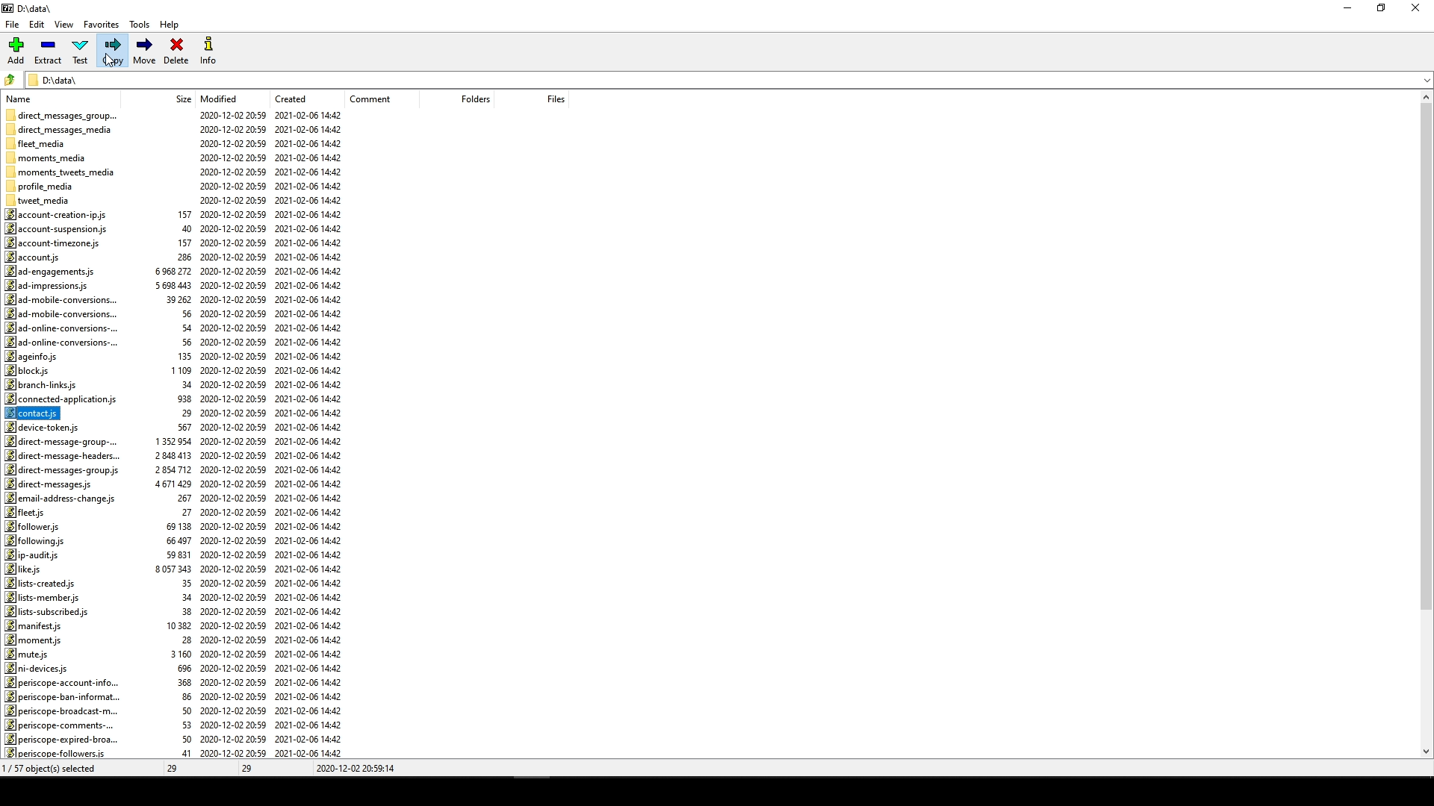 The image size is (1434, 806). Describe the element at coordinates (37, 413) in the screenshot. I see `contacts.js` at that location.